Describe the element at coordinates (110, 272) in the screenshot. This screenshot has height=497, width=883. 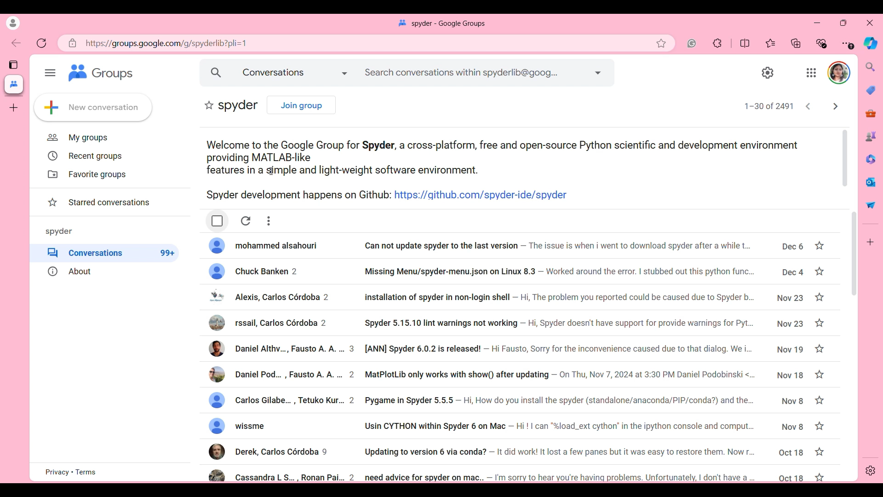
I see `About group` at that location.